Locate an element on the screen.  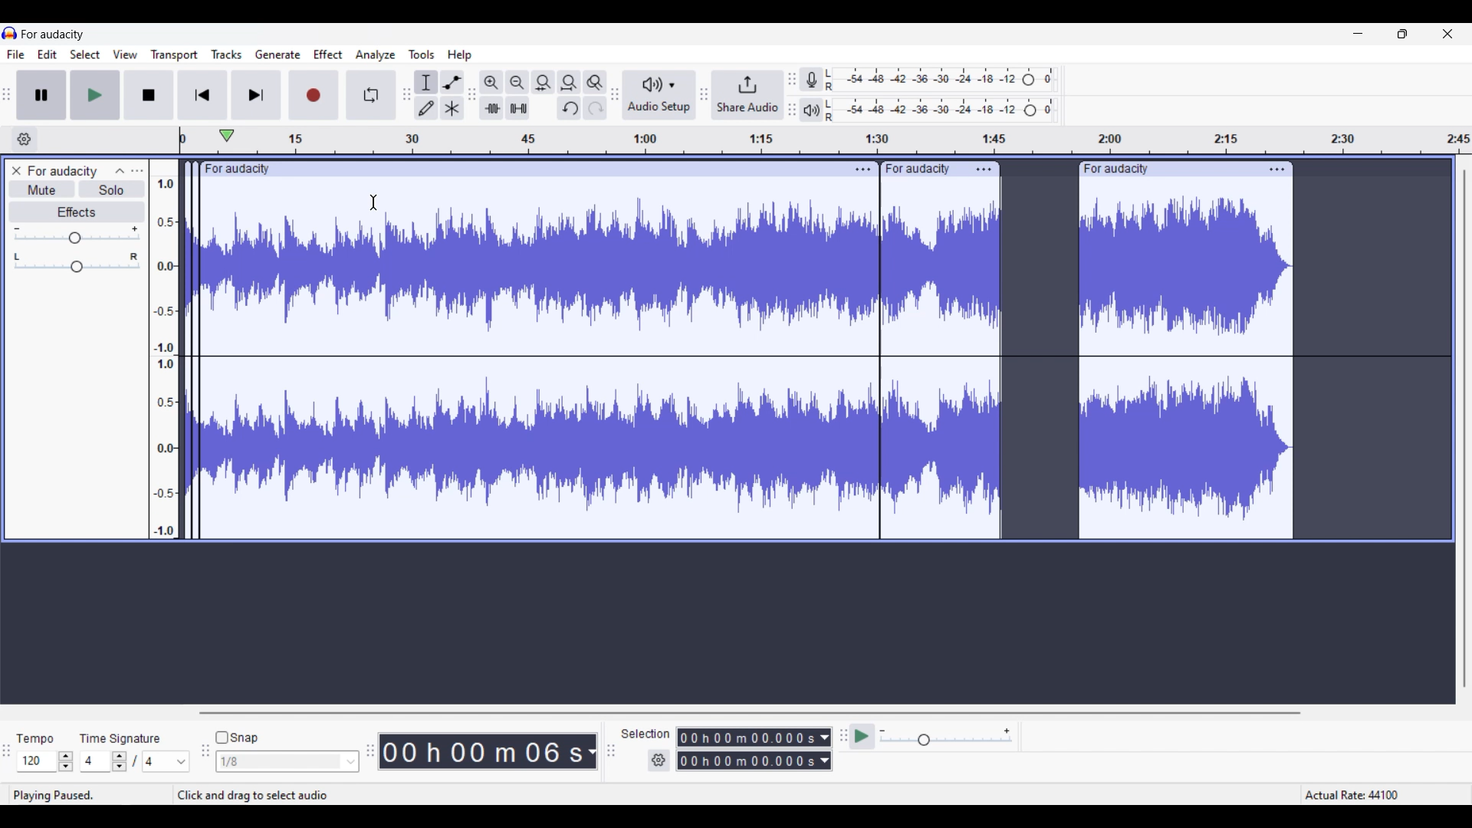
Playback level is located at coordinates (951, 111).